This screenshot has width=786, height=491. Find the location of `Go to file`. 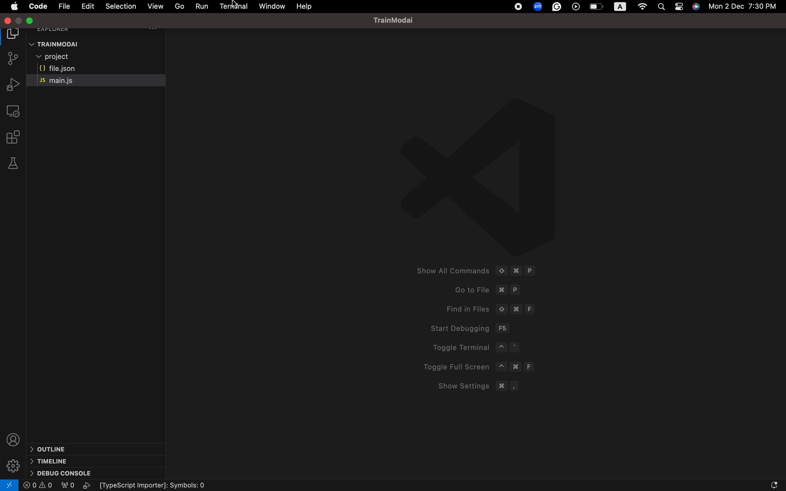

Go to file is located at coordinates (486, 290).